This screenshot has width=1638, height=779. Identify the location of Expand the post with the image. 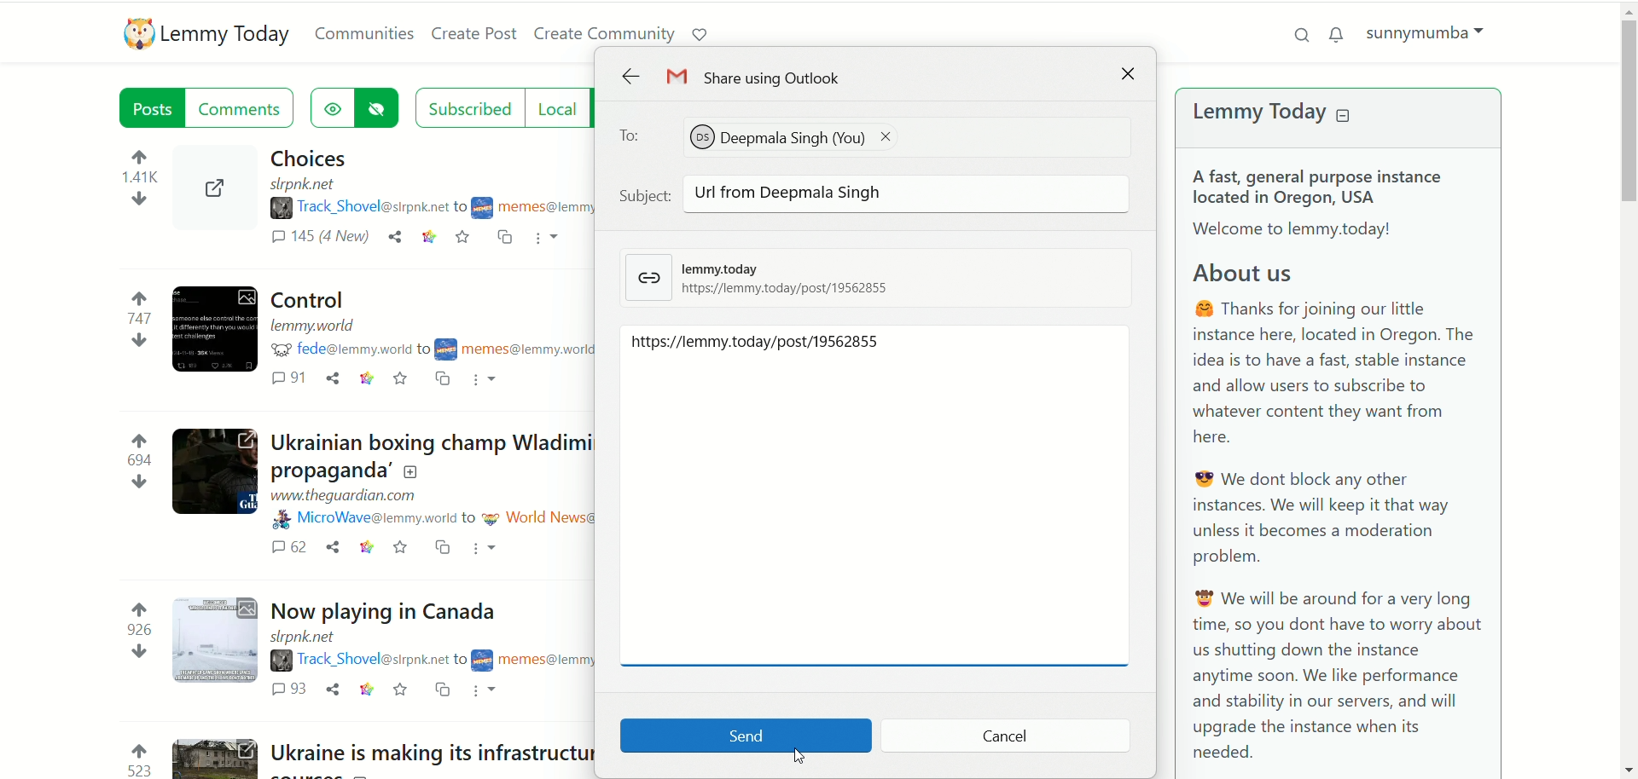
(214, 189).